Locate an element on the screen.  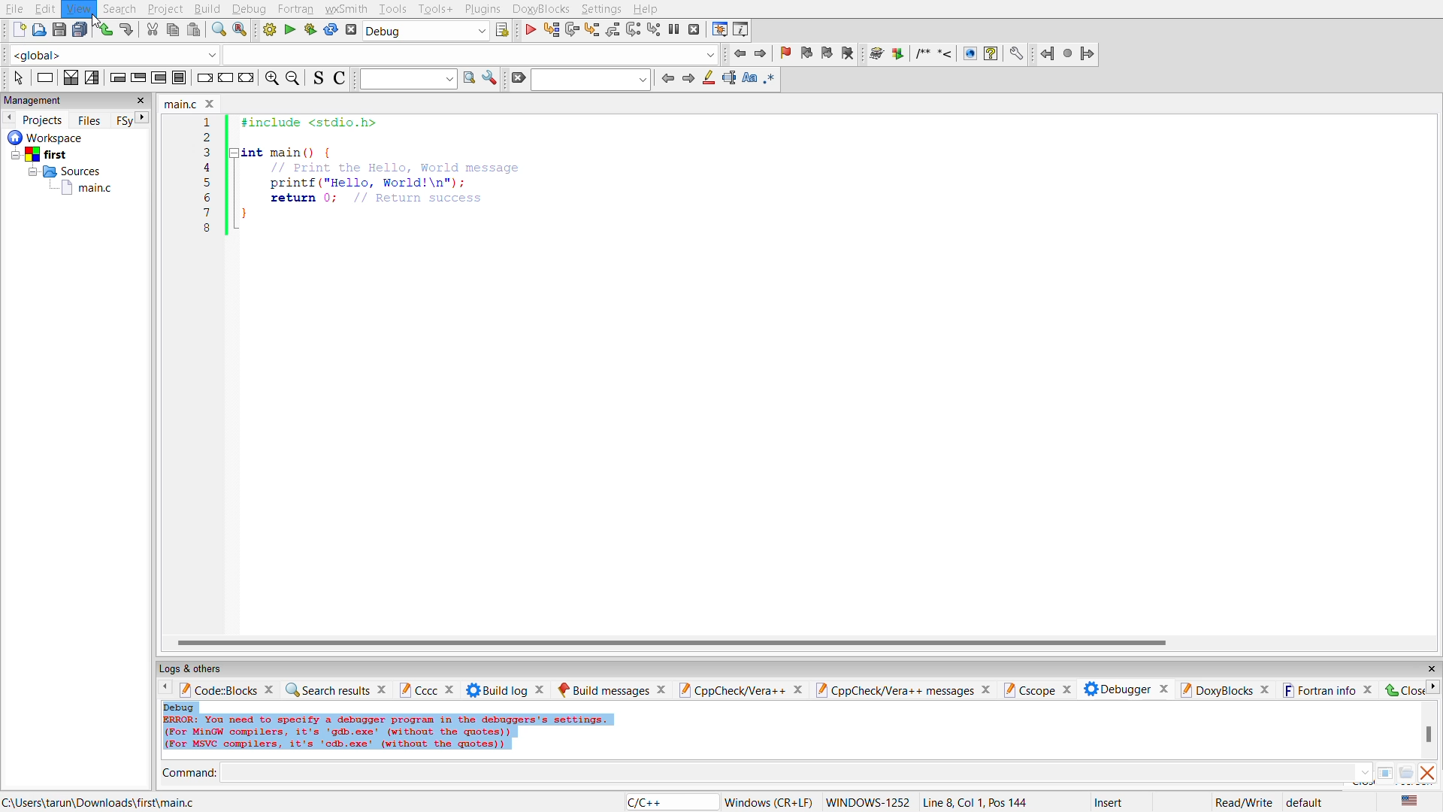
cut is located at coordinates (153, 31).